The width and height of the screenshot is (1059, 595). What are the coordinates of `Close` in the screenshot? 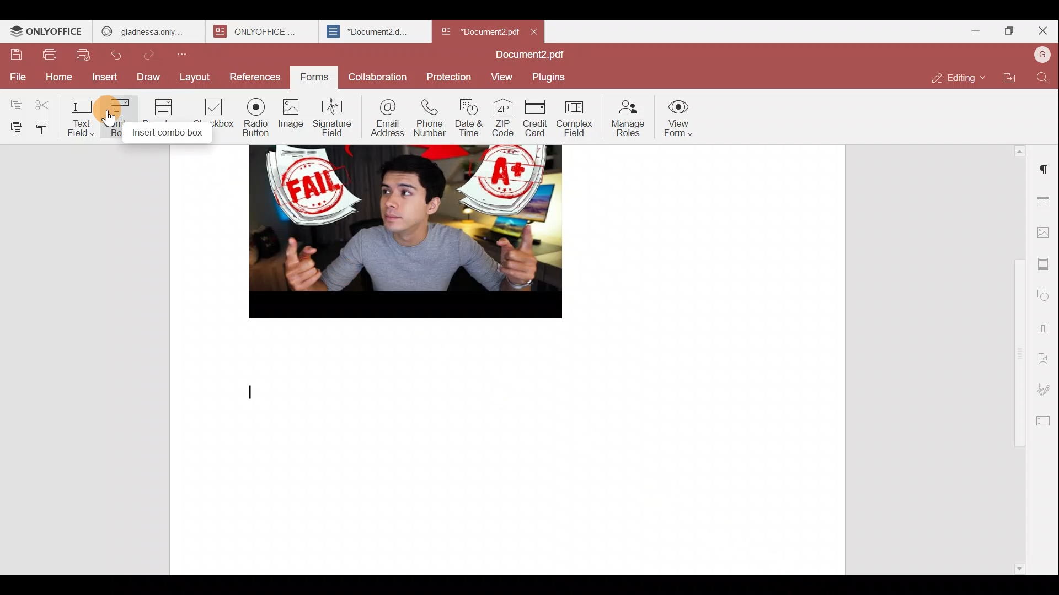 It's located at (1042, 31).